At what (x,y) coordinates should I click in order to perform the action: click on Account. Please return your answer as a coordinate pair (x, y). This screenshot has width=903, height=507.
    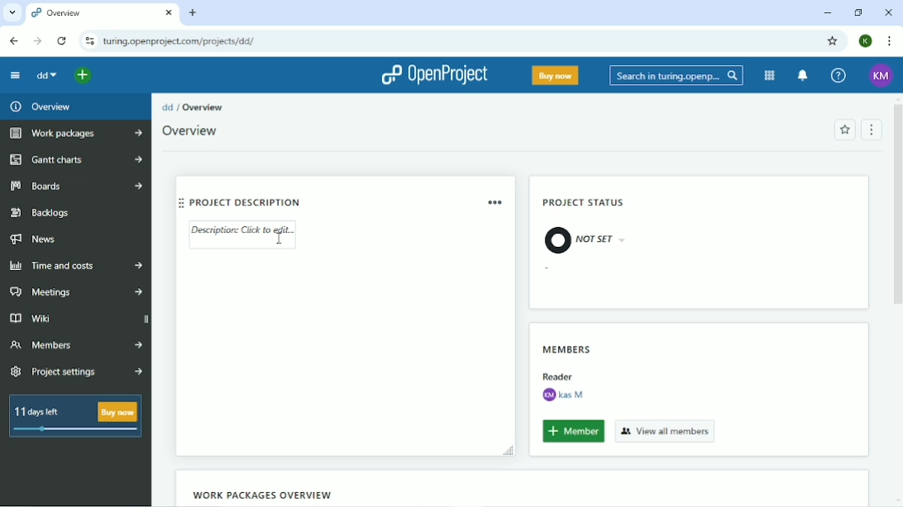
    Looking at the image, I should click on (865, 40).